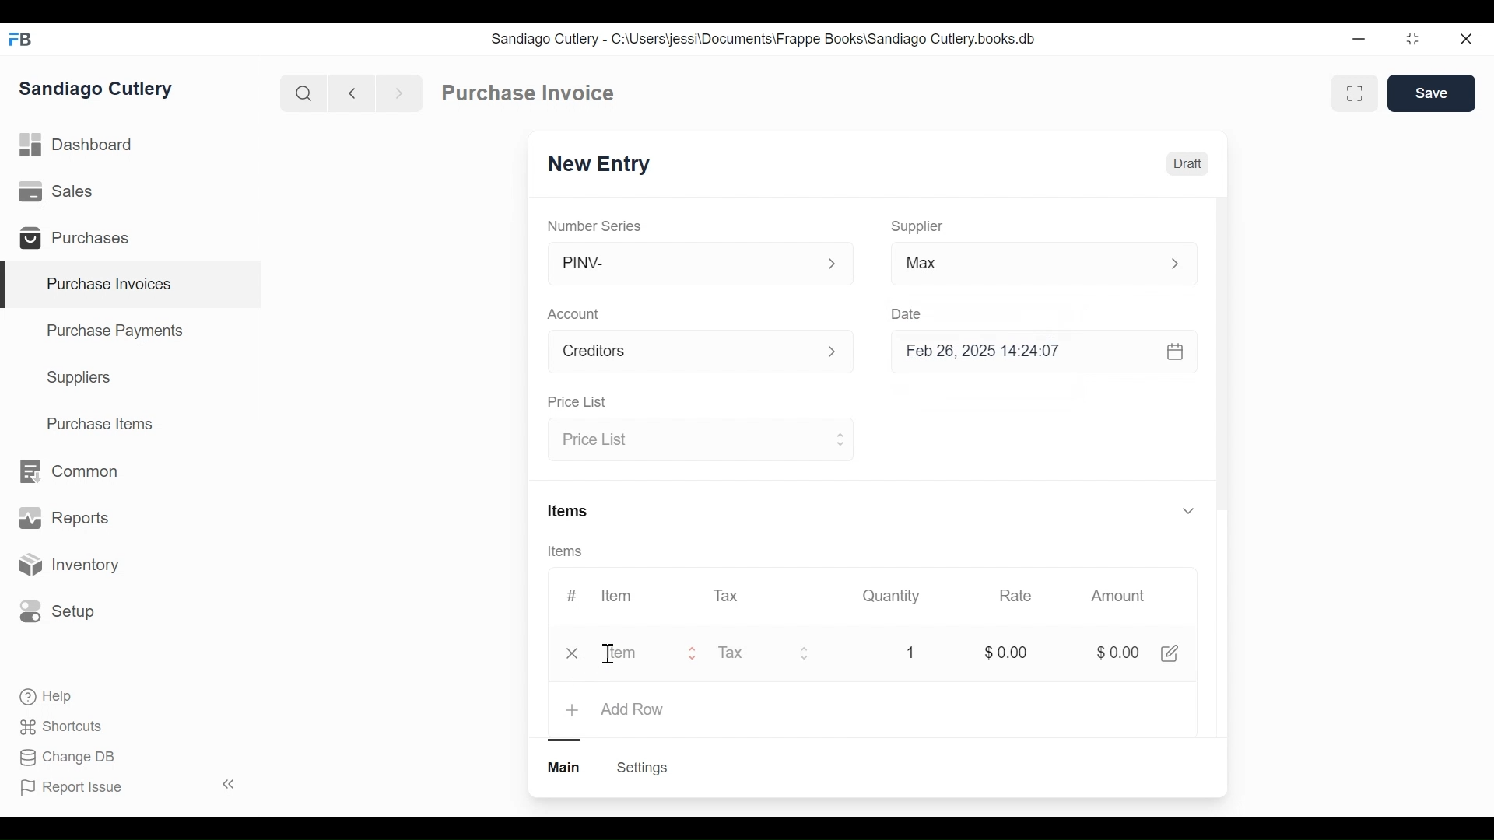 The height and width of the screenshot is (840, 1494). What do you see at coordinates (1433, 93) in the screenshot?
I see `Save` at bounding box center [1433, 93].